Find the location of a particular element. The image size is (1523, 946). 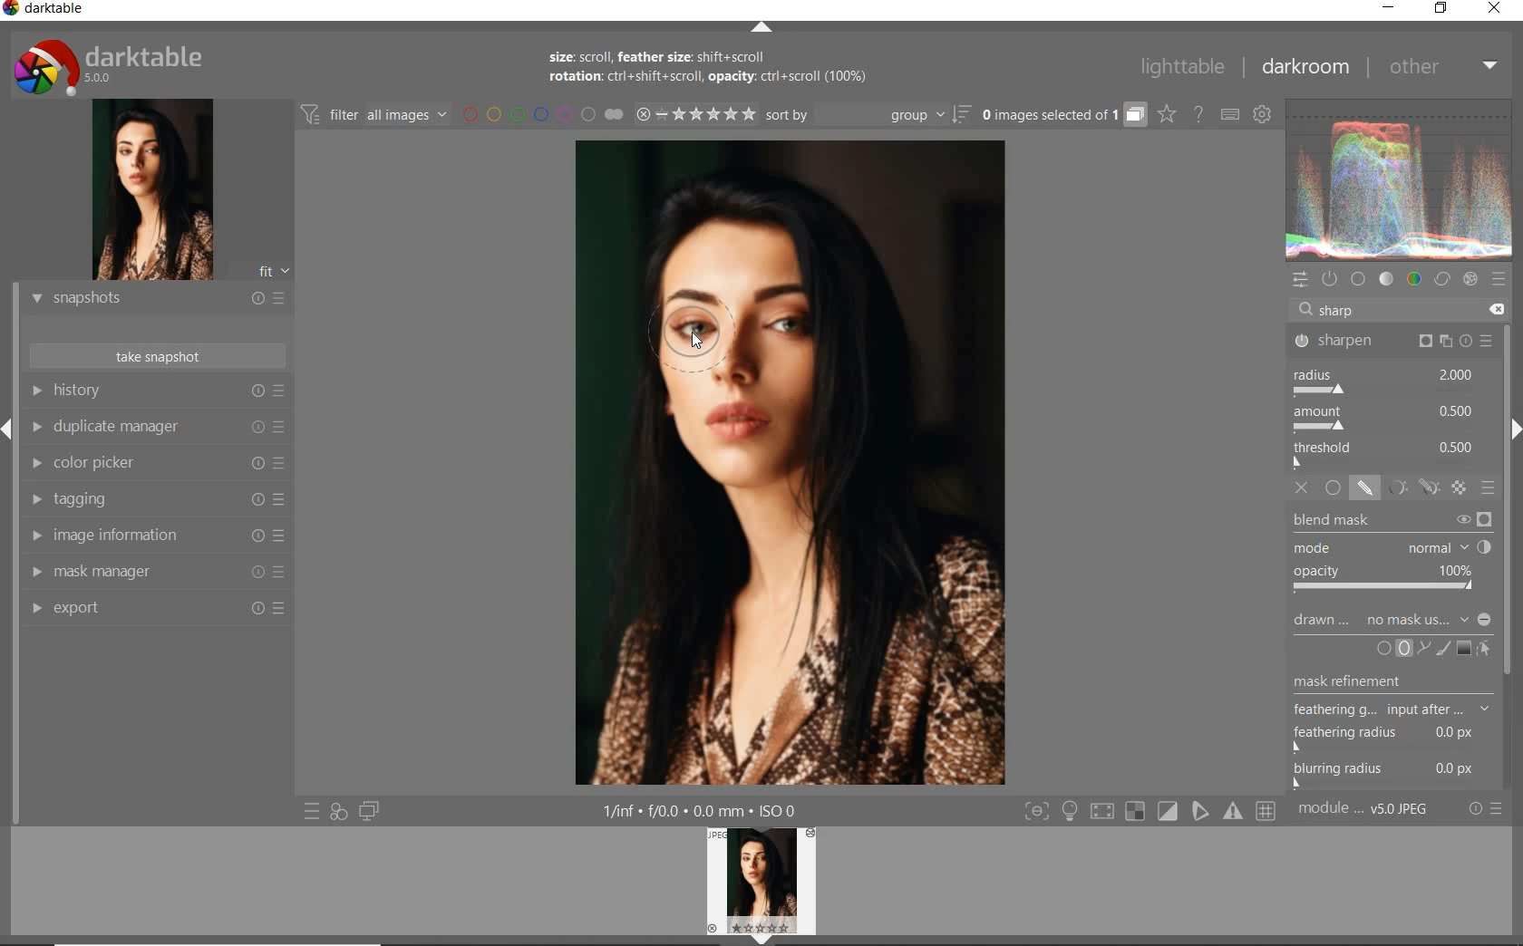

color picker is located at coordinates (157, 463).